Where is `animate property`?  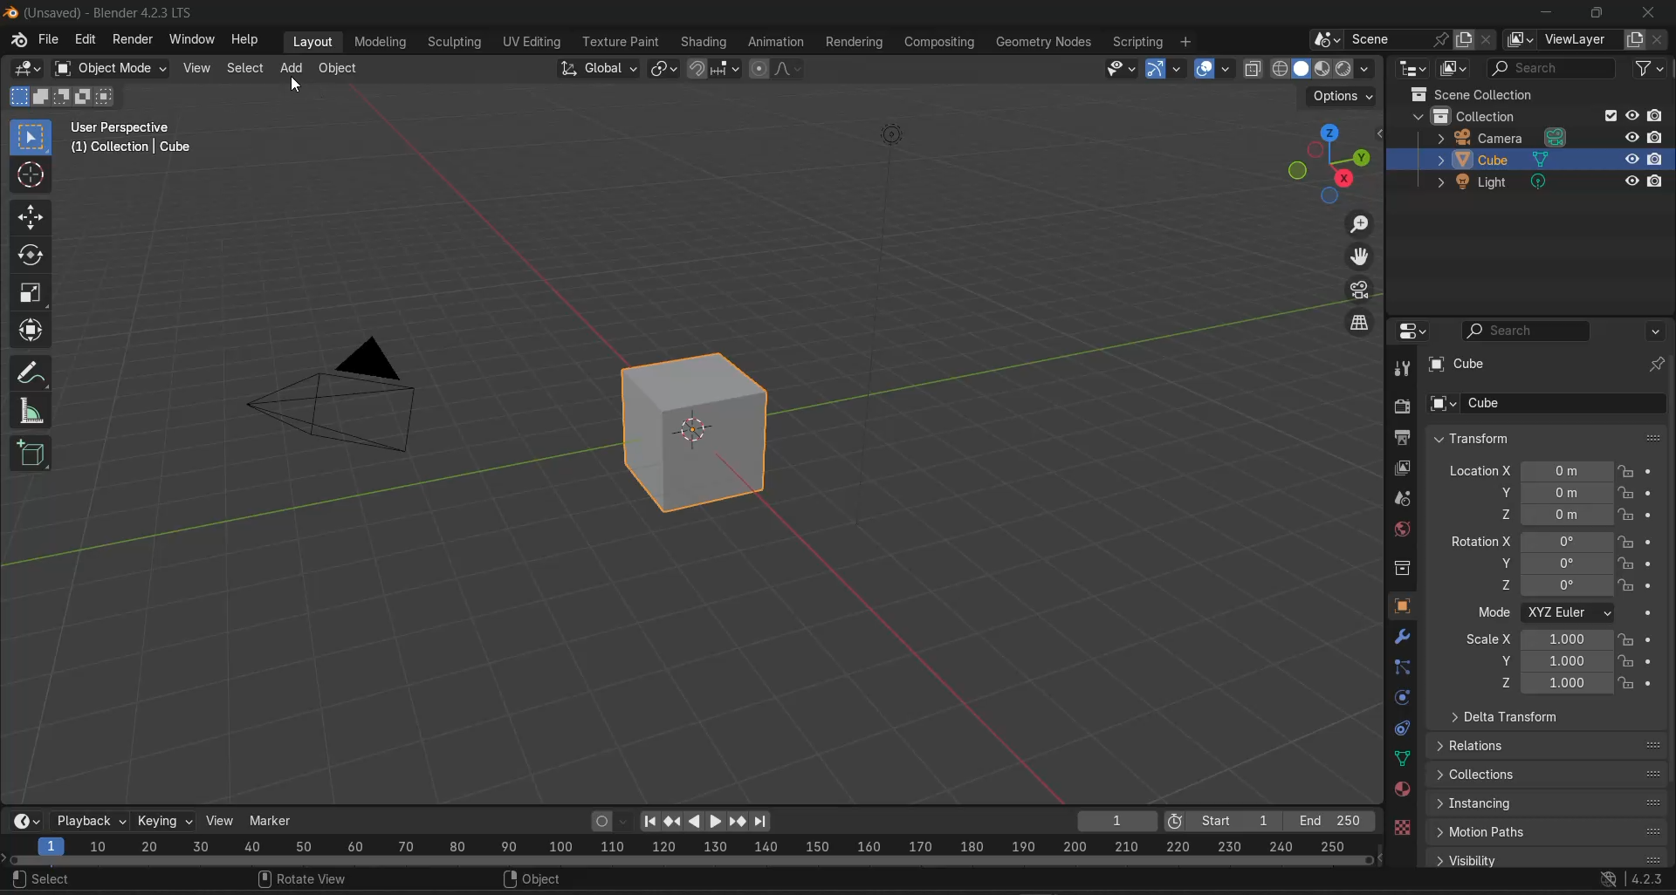 animate property is located at coordinates (1655, 564).